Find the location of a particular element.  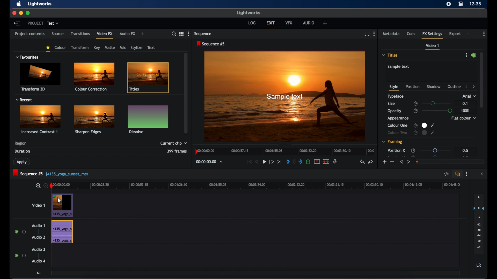

position is located at coordinates (413, 87).